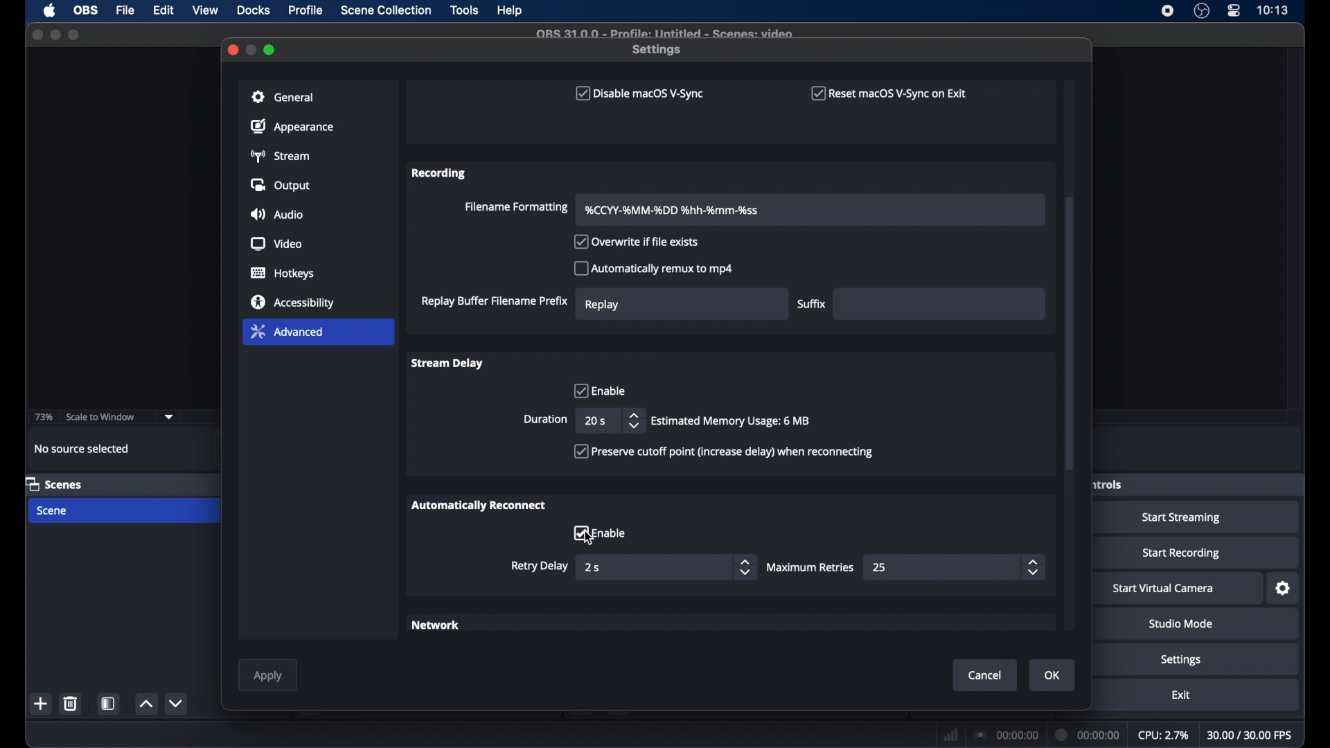 This screenshot has height=748, width=1330. What do you see at coordinates (658, 50) in the screenshot?
I see `settings` at bounding box center [658, 50].